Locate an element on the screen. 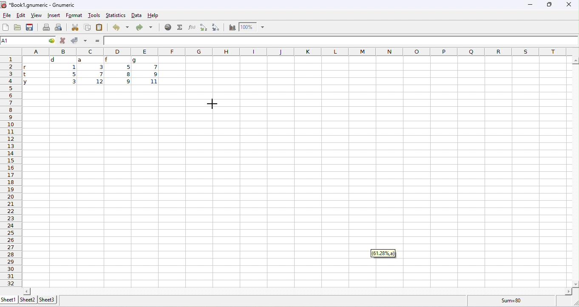 This screenshot has width=579, height=307. statistics is located at coordinates (116, 15).